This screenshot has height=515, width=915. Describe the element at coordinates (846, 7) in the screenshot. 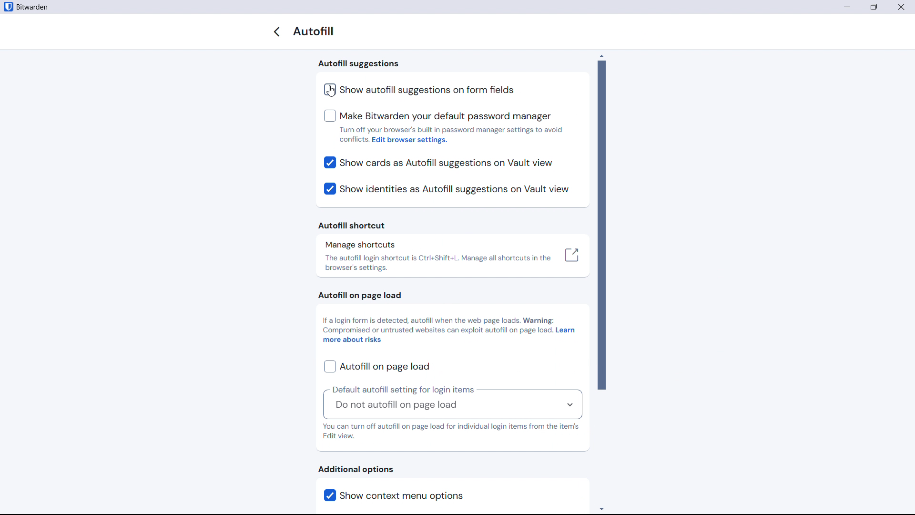

I see `minimise ` at that location.